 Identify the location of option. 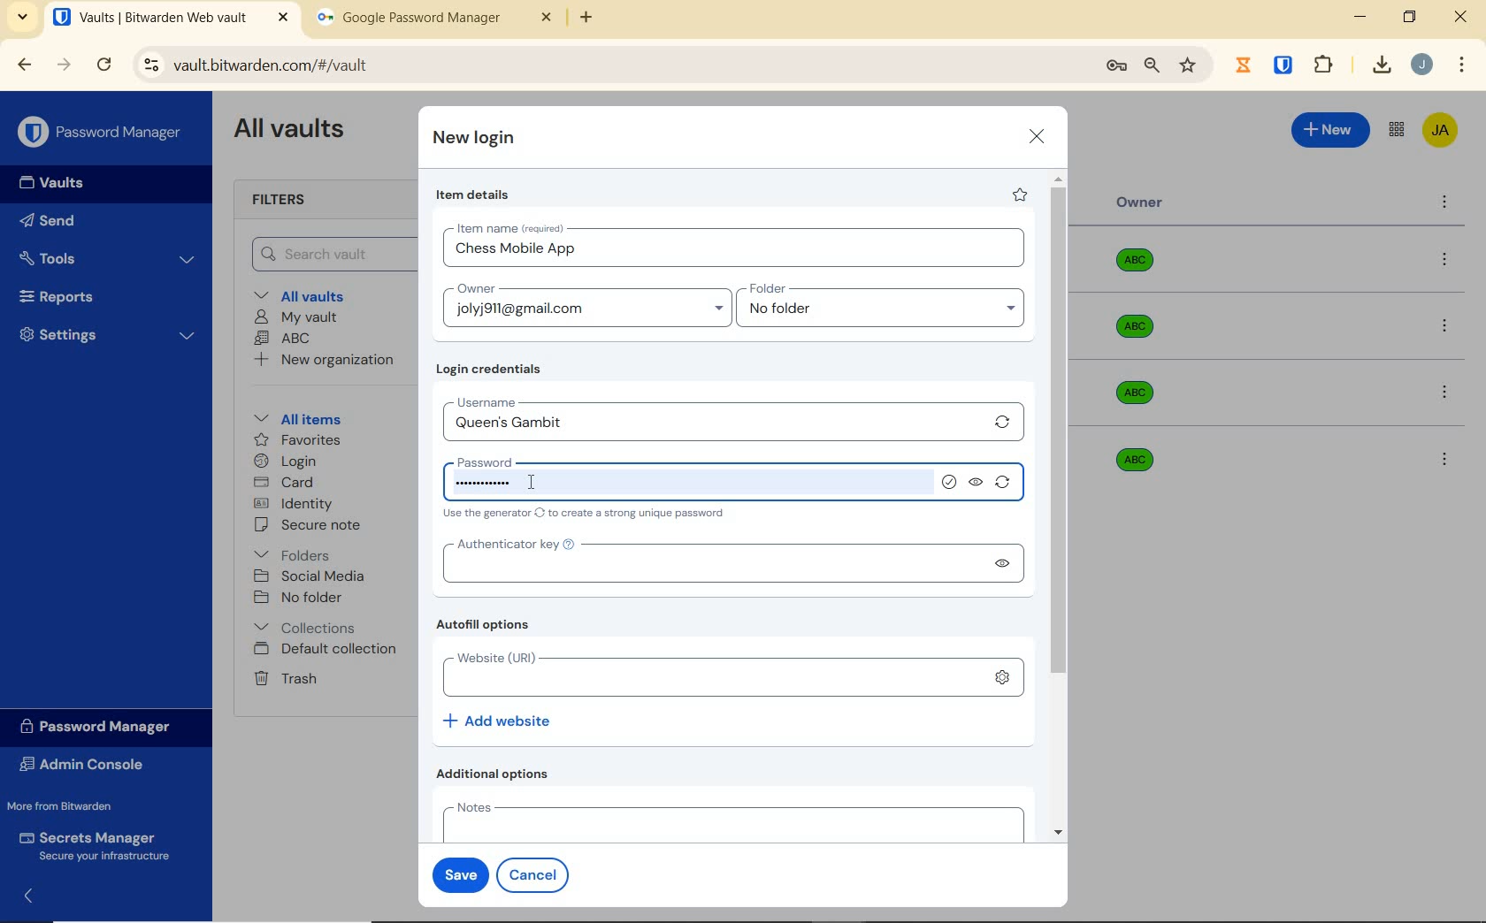
(1448, 261).